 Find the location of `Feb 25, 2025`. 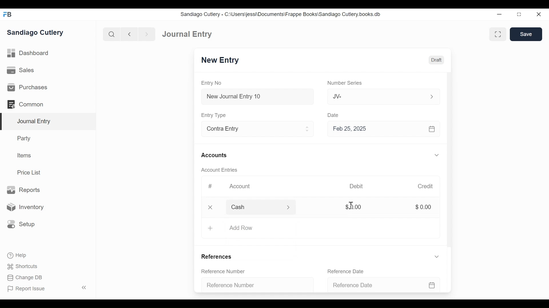

Feb 25, 2025 is located at coordinates (384, 130).